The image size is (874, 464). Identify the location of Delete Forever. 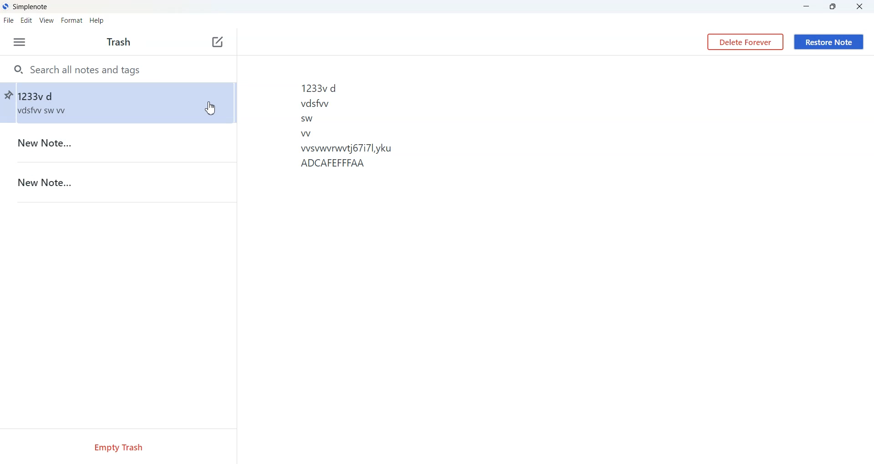
(745, 42).